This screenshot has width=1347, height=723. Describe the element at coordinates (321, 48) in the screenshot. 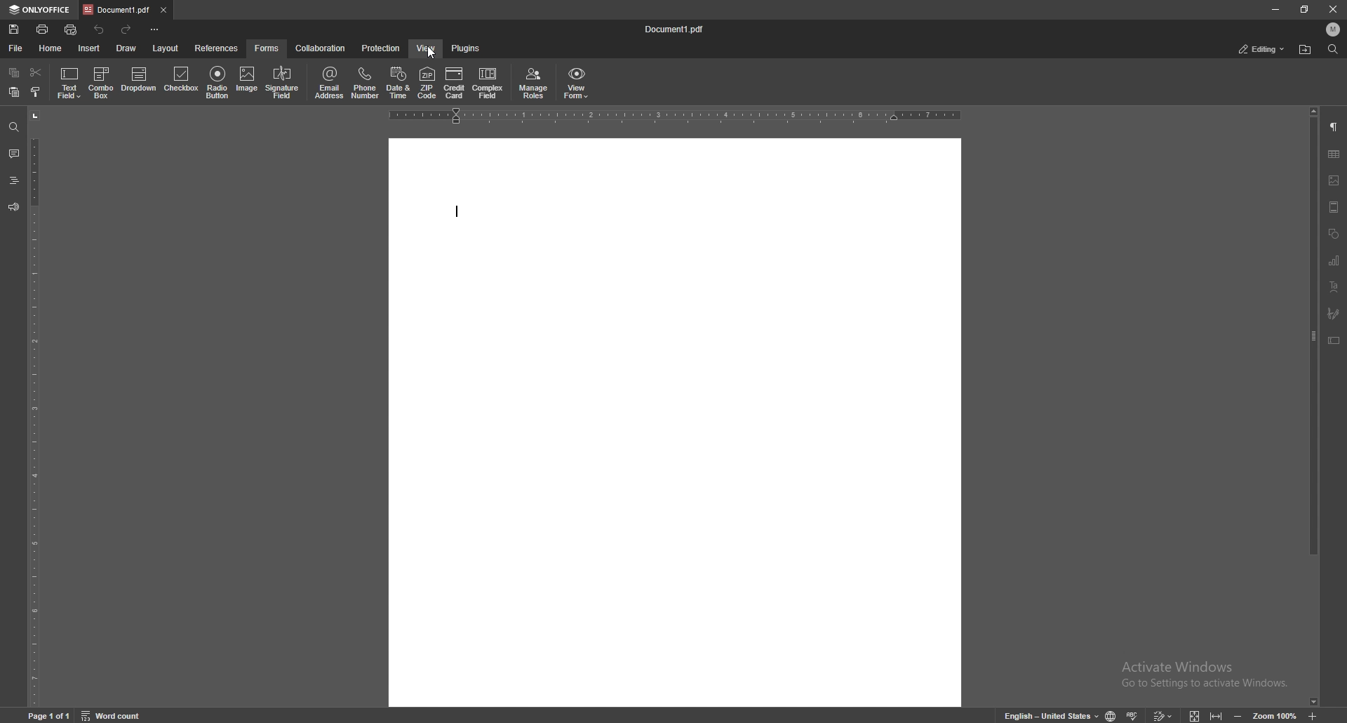

I see `collaboration` at that location.